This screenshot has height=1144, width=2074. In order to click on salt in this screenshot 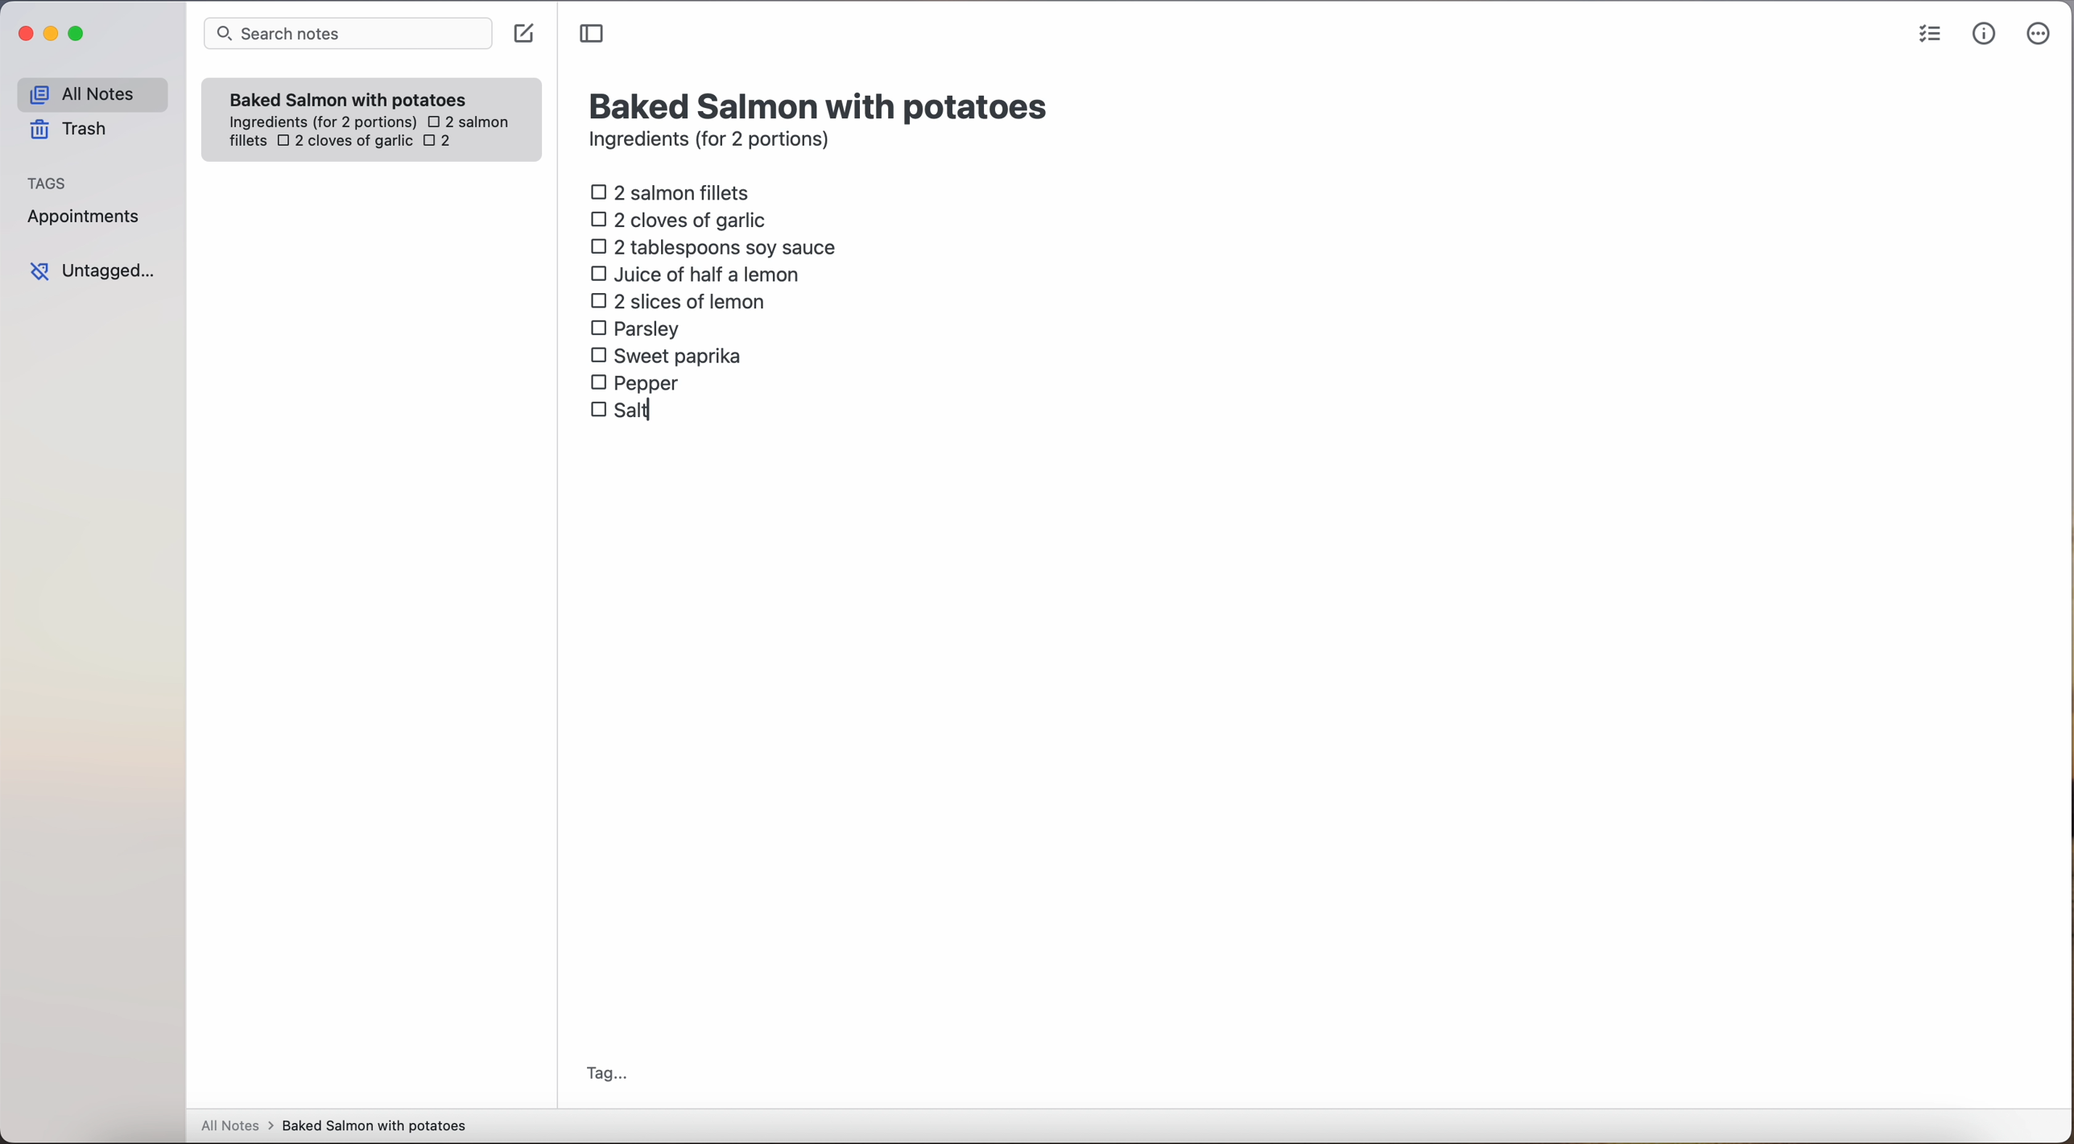, I will do `click(622, 412)`.